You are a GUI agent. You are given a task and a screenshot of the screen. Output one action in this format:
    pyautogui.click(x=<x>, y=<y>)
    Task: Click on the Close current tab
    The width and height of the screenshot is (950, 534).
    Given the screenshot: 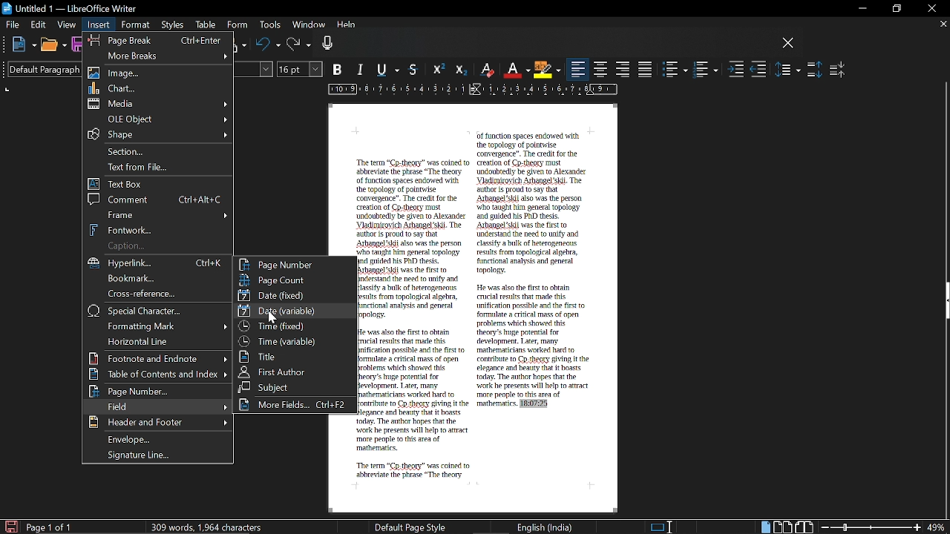 What is the action you would take?
    pyautogui.click(x=943, y=24)
    